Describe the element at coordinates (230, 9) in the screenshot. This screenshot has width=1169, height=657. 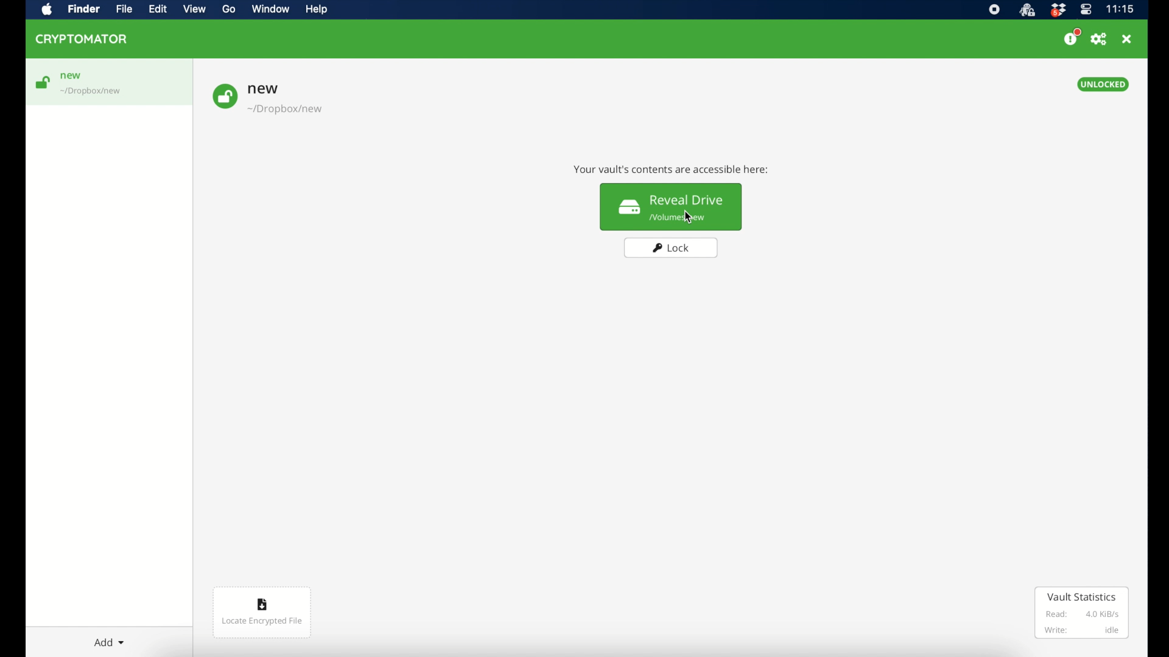
I see `go` at that location.